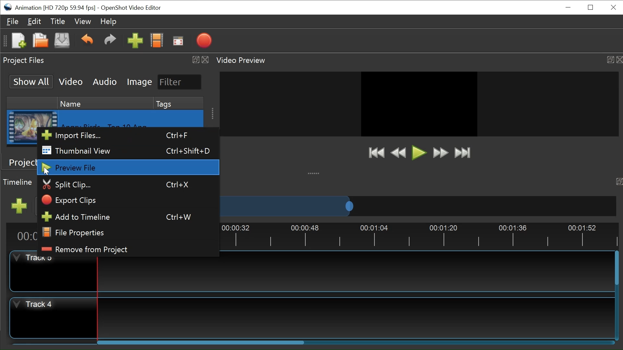  What do you see at coordinates (18, 40) in the screenshot?
I see `New Project` at bounding box center [18, 40].